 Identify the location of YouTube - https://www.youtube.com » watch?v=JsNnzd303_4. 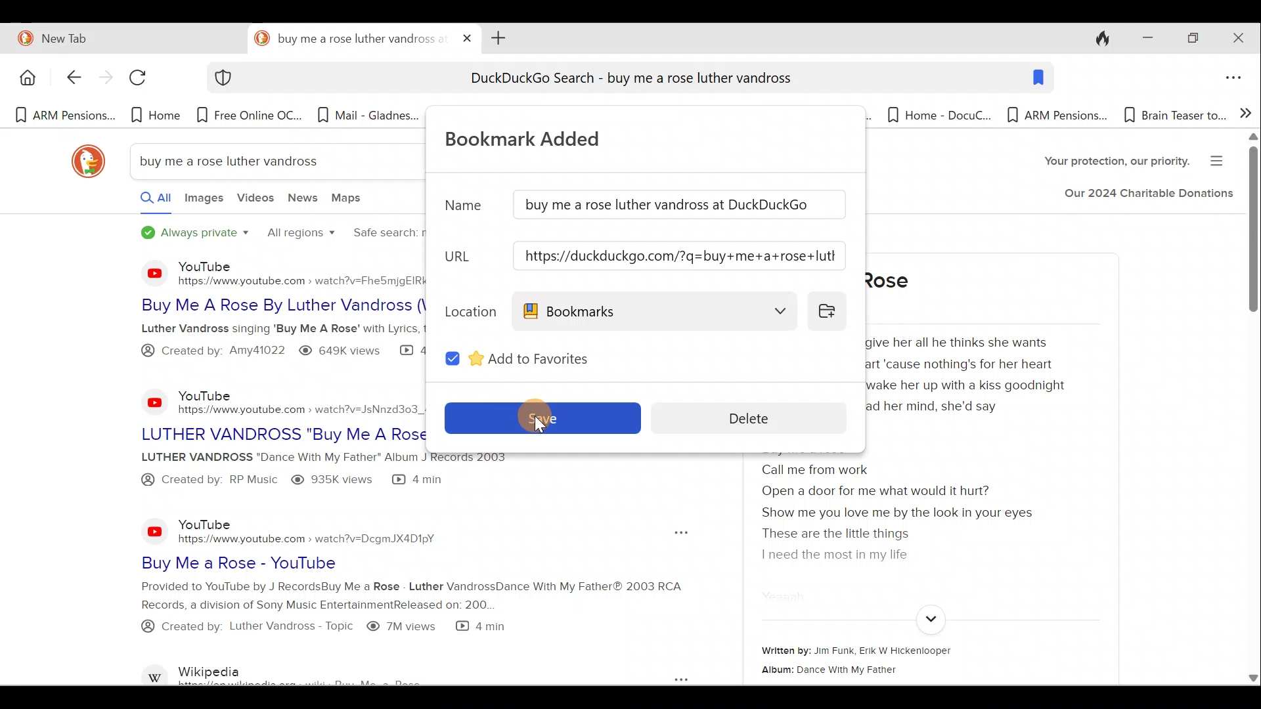
(296, 398).